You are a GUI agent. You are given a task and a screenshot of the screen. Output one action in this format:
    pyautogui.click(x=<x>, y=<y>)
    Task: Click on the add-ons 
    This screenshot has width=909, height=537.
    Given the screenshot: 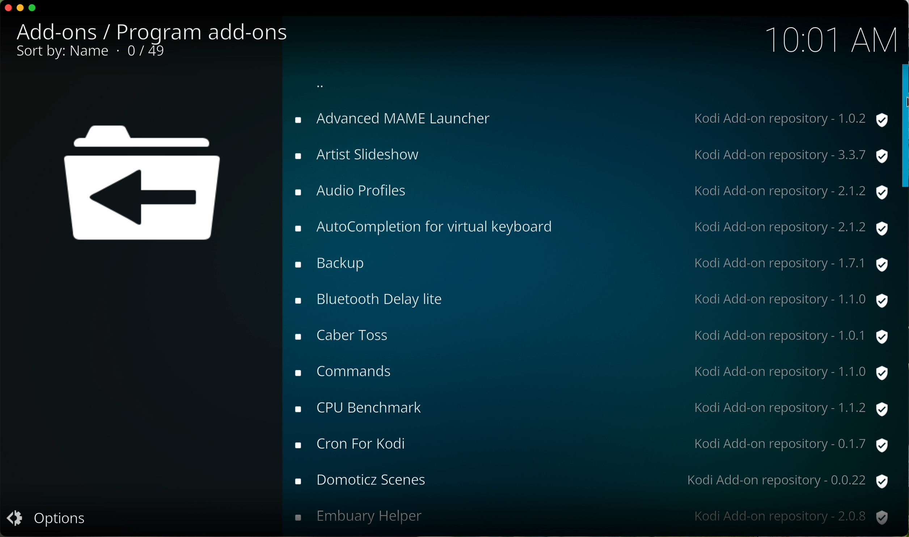 What is the action you would take?
    pyautogui.click(x=65, y=32)
    